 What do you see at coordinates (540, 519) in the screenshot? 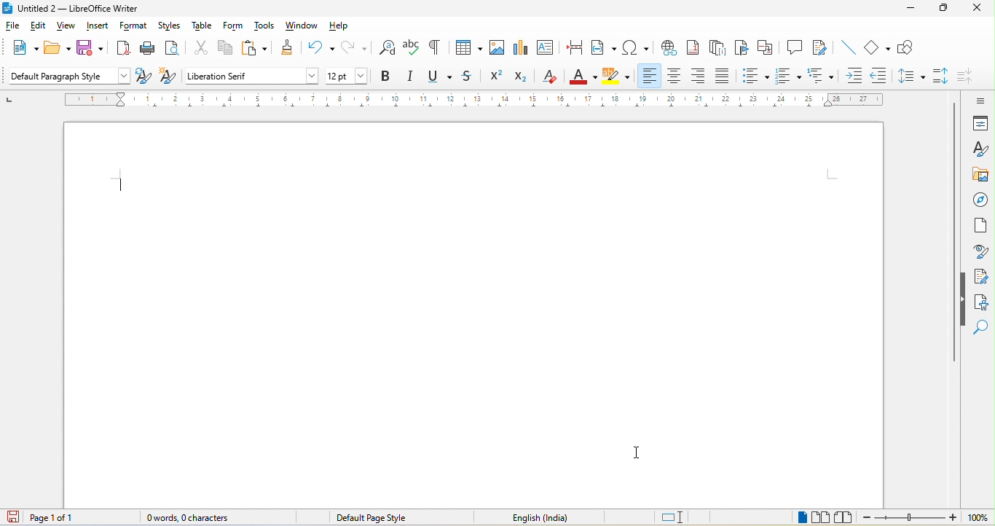
I see `English (India)` at bounding box center [540, 519].